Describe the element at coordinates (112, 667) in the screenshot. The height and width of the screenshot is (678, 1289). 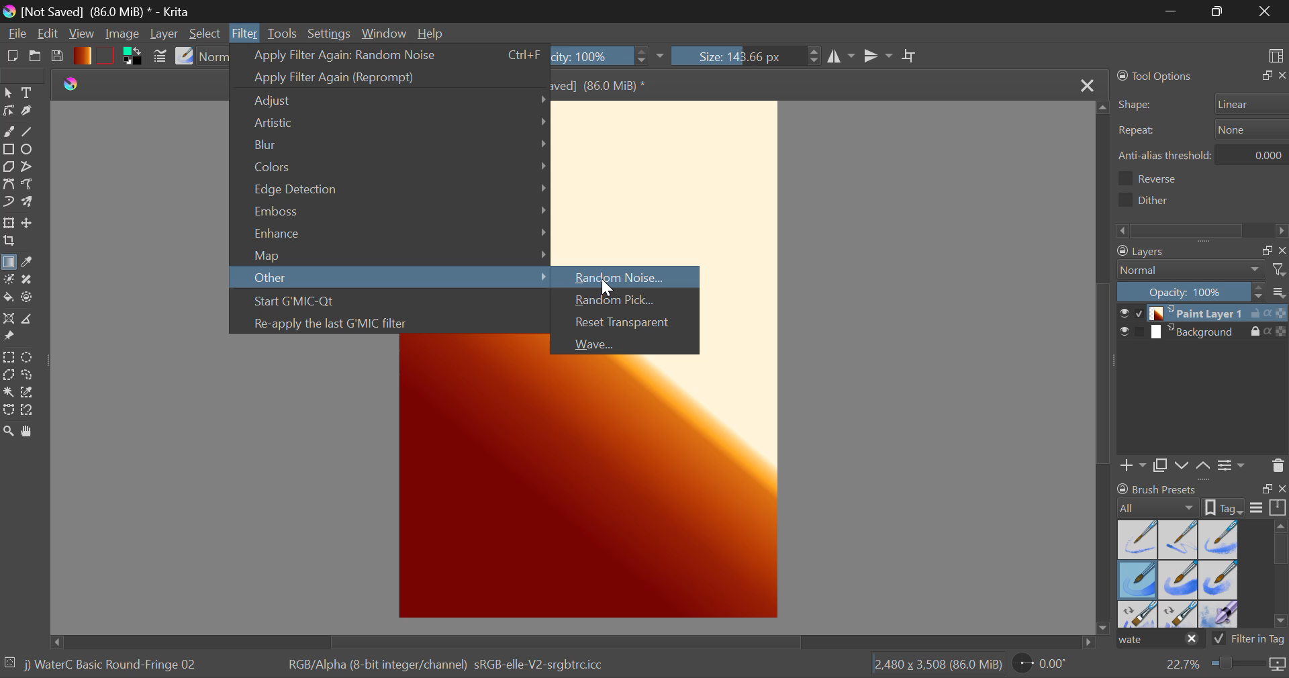
I see `jj waterc basic round-fringe 02` at that location.